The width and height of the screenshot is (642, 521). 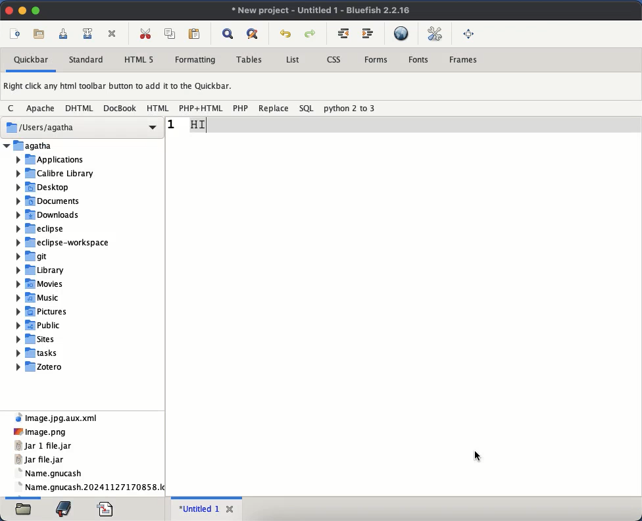 What do you see at coordinates (438, 31) in the screenshot?
I see `edit preference` at bounding box center [438, 31].